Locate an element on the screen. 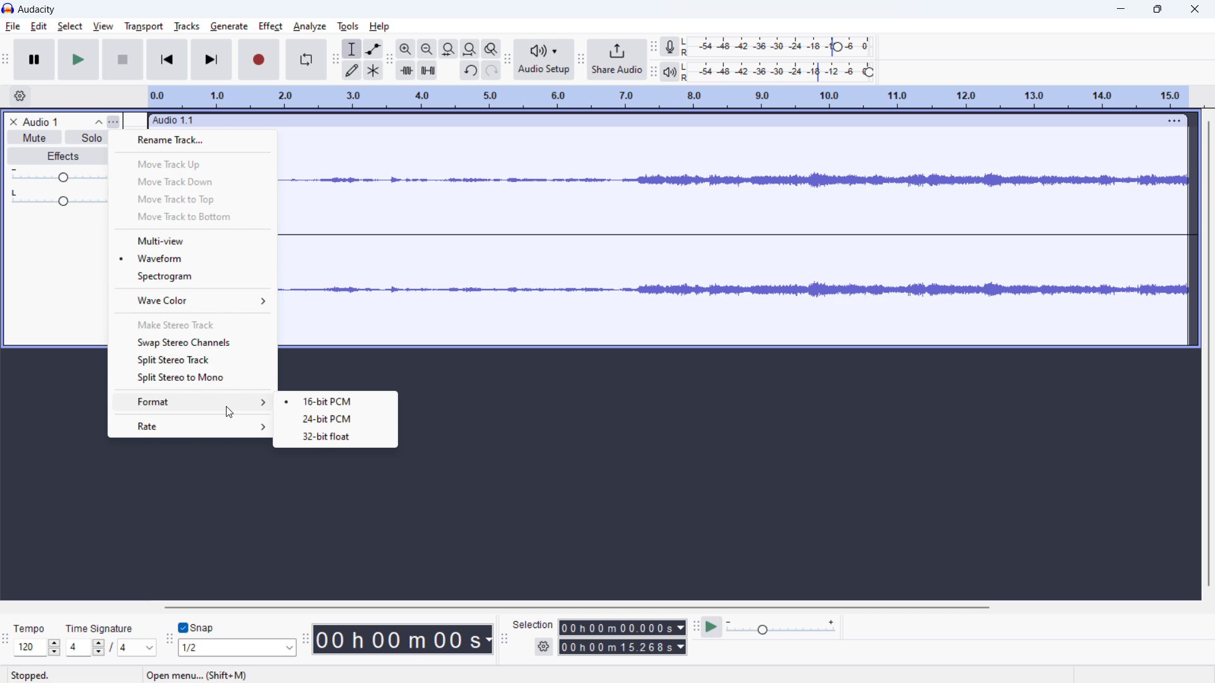  selection toolbar is located at coordinates (503, 639).